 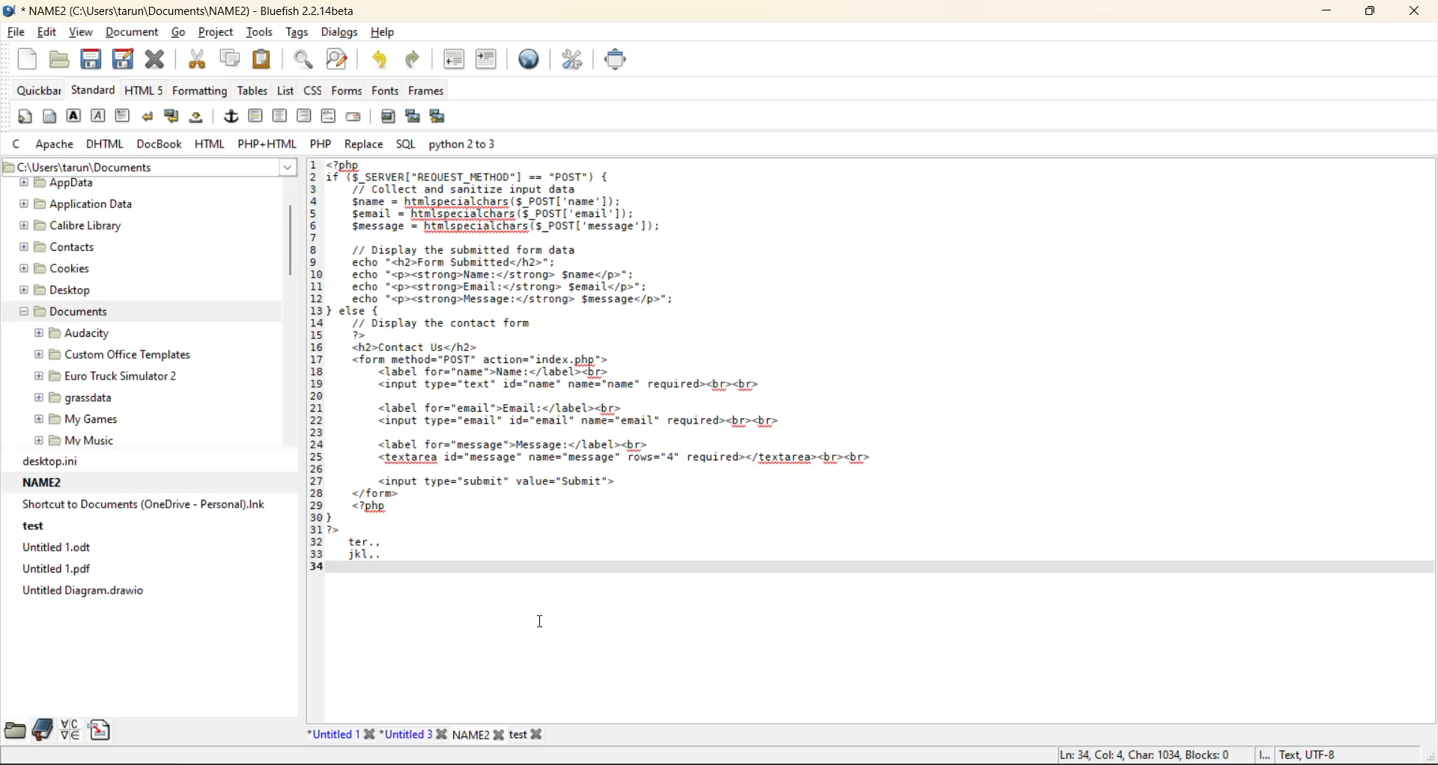 What do you see at coordinates (482, 734) in the screenshot?
I see `NAME2` at bounding box center [482, 734].